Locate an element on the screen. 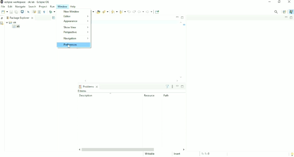  Previous Annotation is located at coordinates (123, 11).